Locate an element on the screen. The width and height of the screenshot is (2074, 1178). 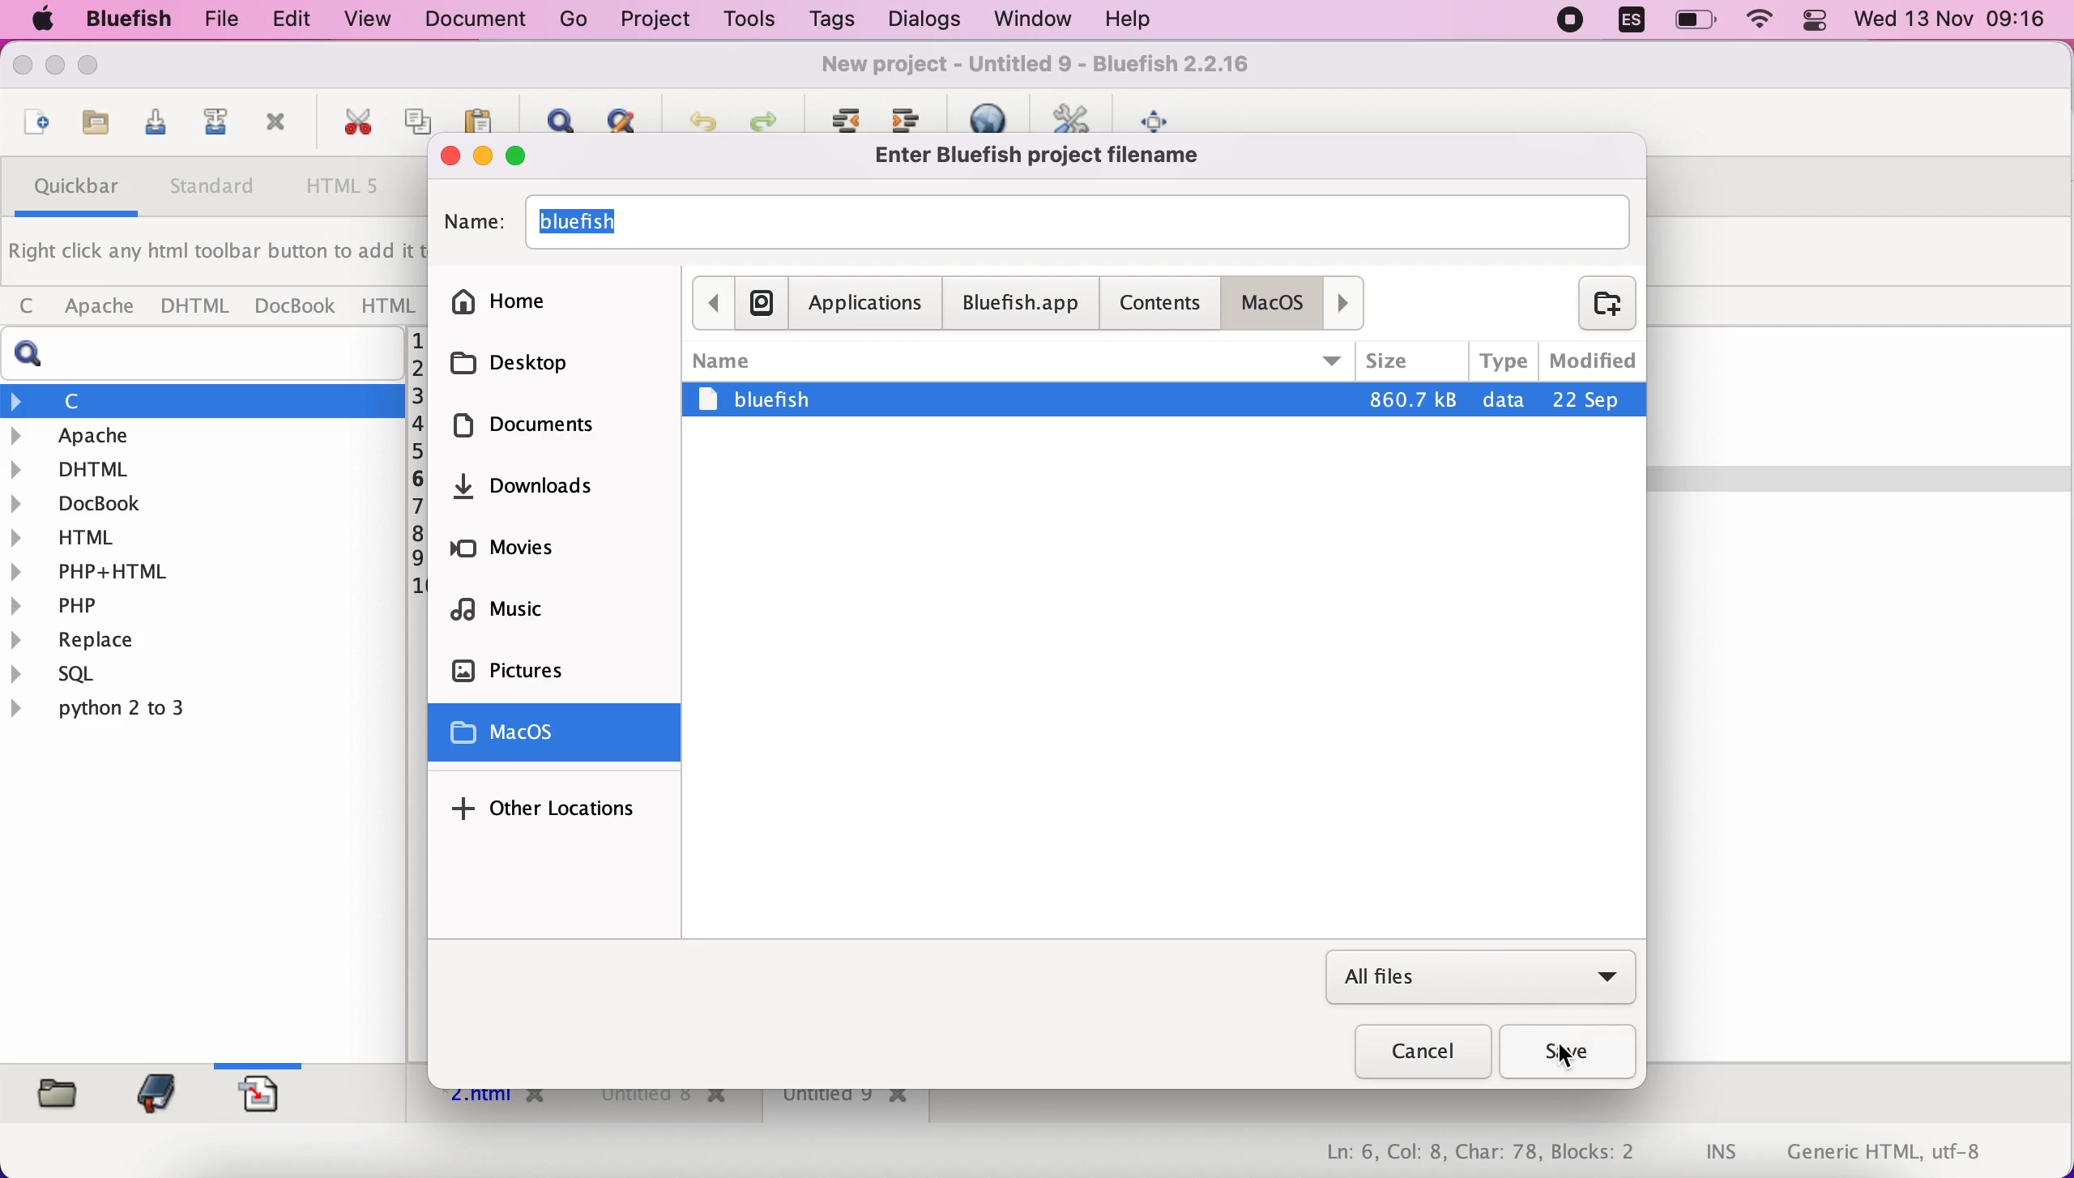
applications is located at coordinates (866, 303).